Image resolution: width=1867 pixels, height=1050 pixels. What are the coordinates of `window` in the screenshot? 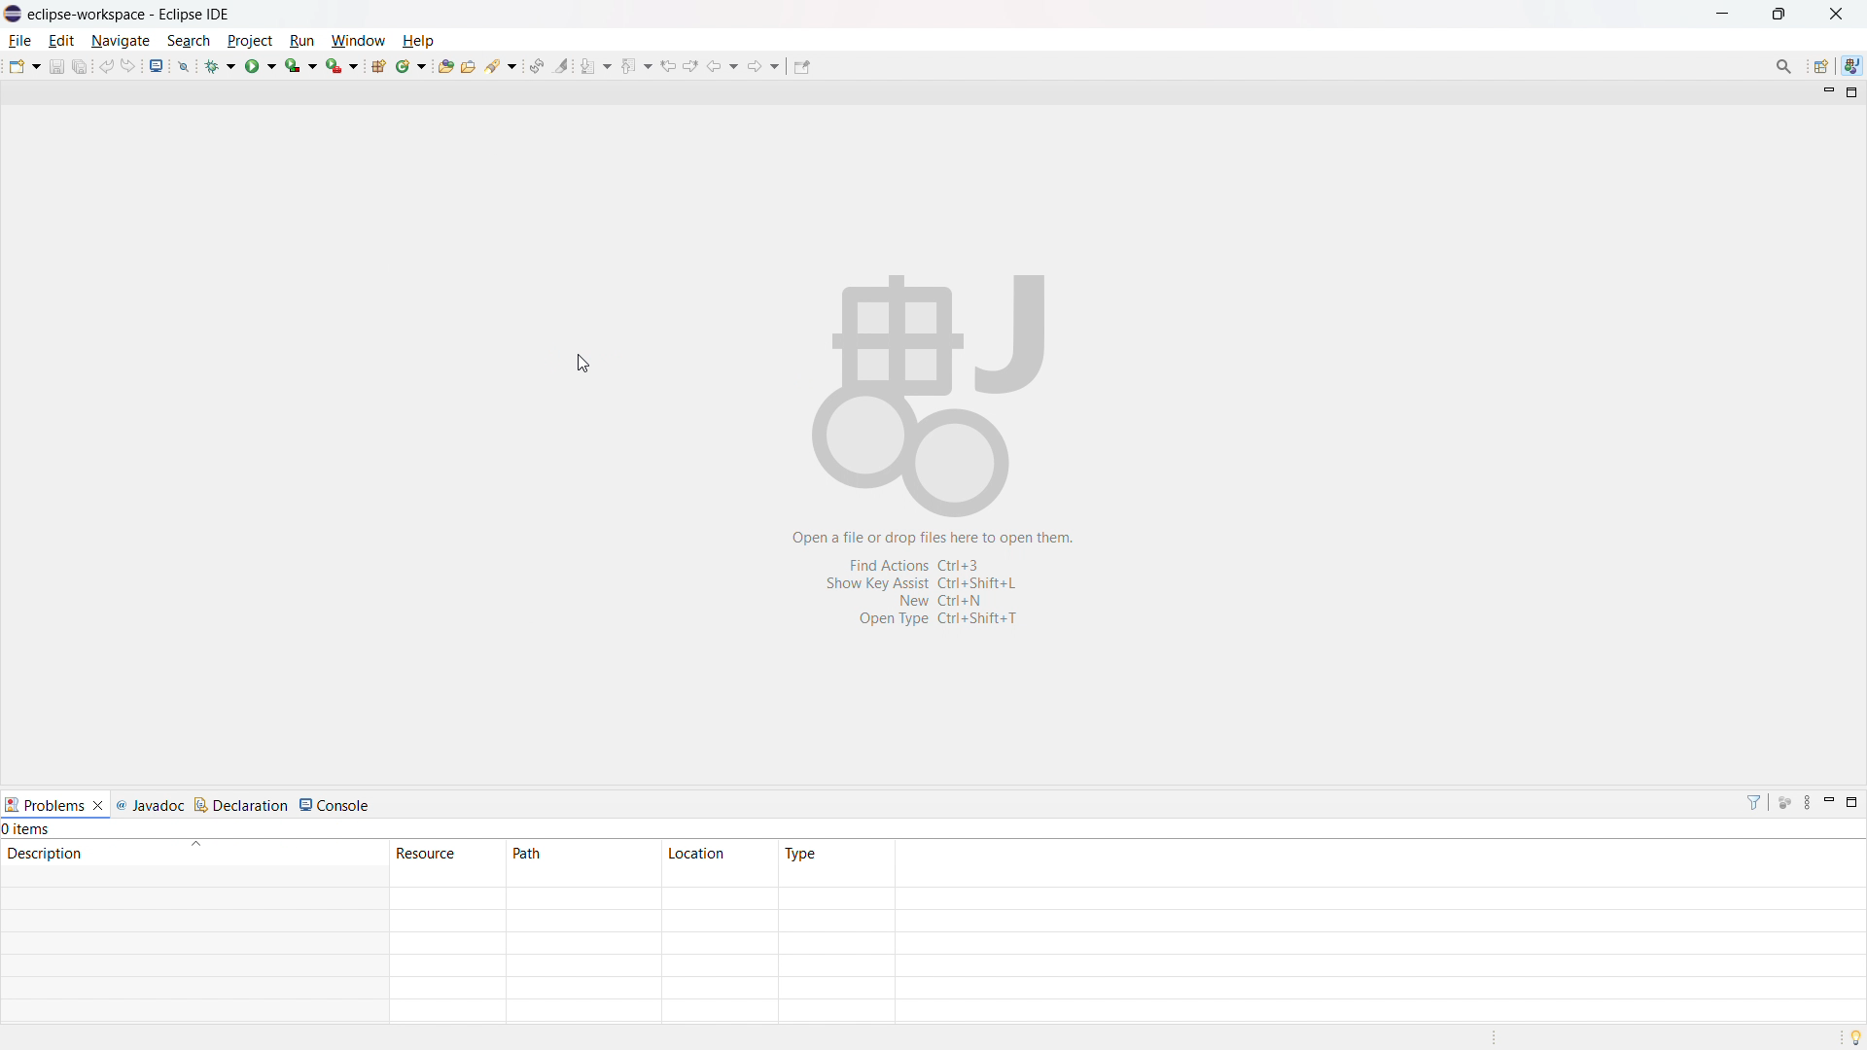 It's located at (358, 41).